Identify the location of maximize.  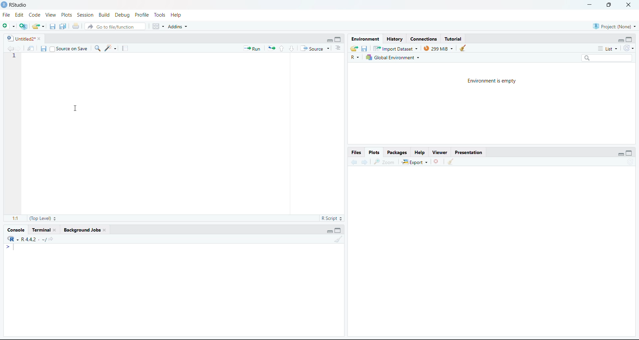
(610, 5).